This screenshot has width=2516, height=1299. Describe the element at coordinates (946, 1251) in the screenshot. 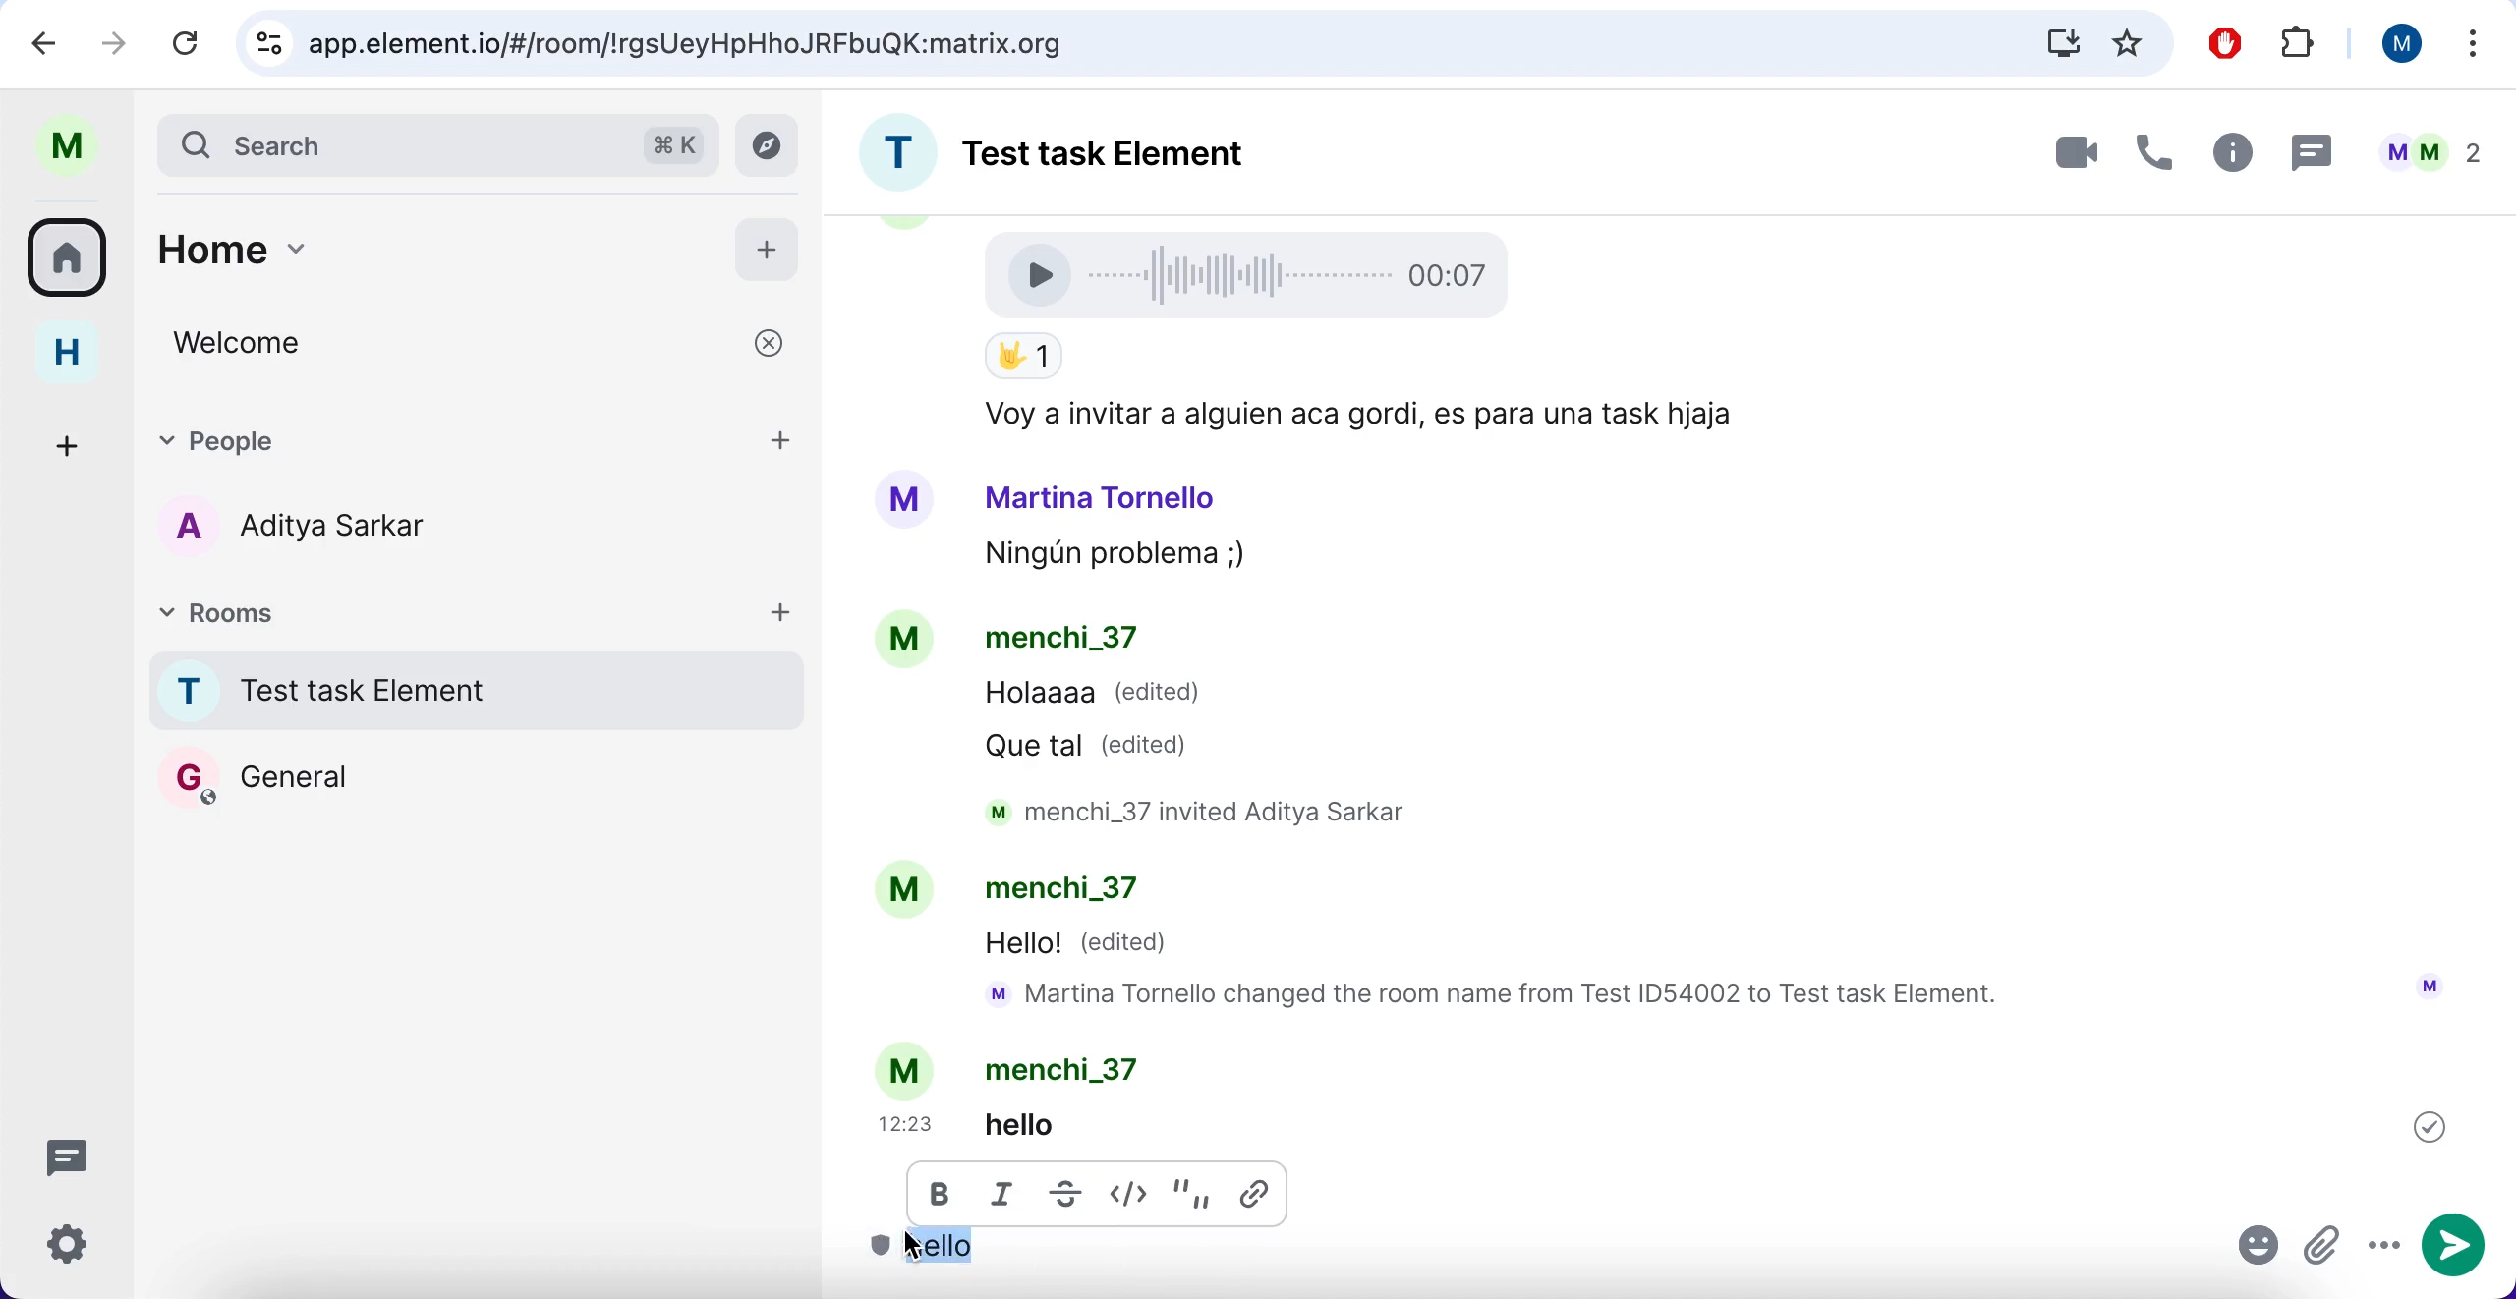

I see `typed message selected` at that location.